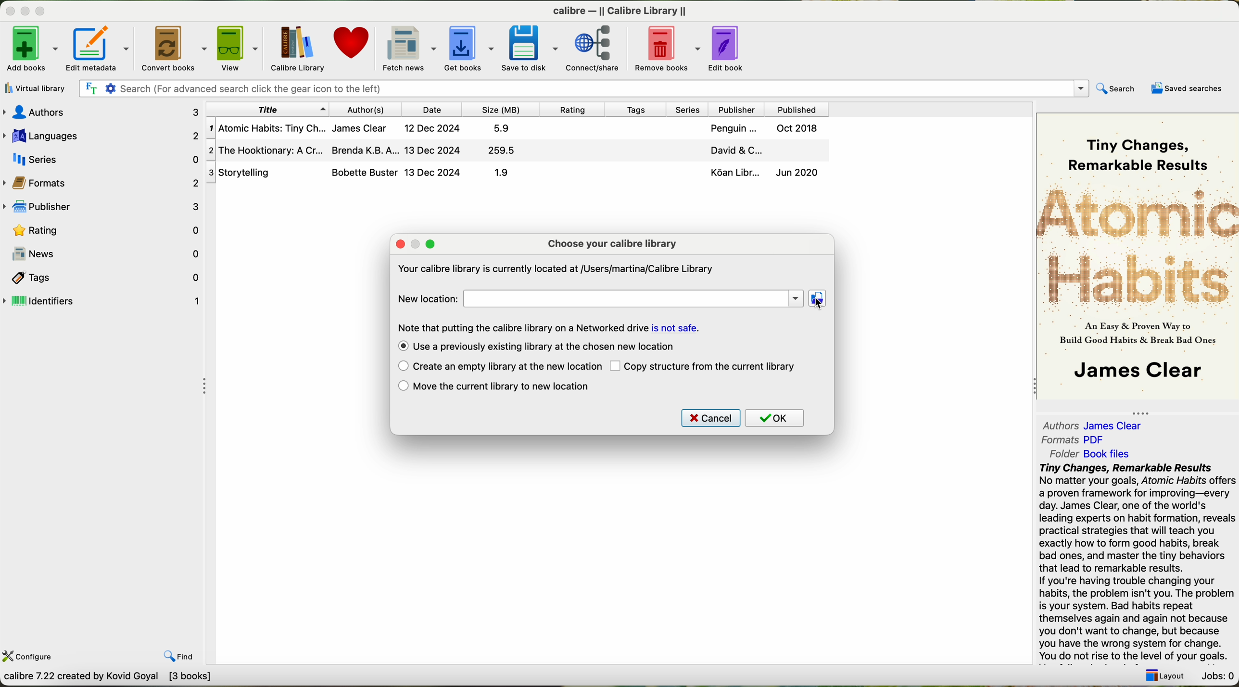  I want to click on find, so click(178, 656).